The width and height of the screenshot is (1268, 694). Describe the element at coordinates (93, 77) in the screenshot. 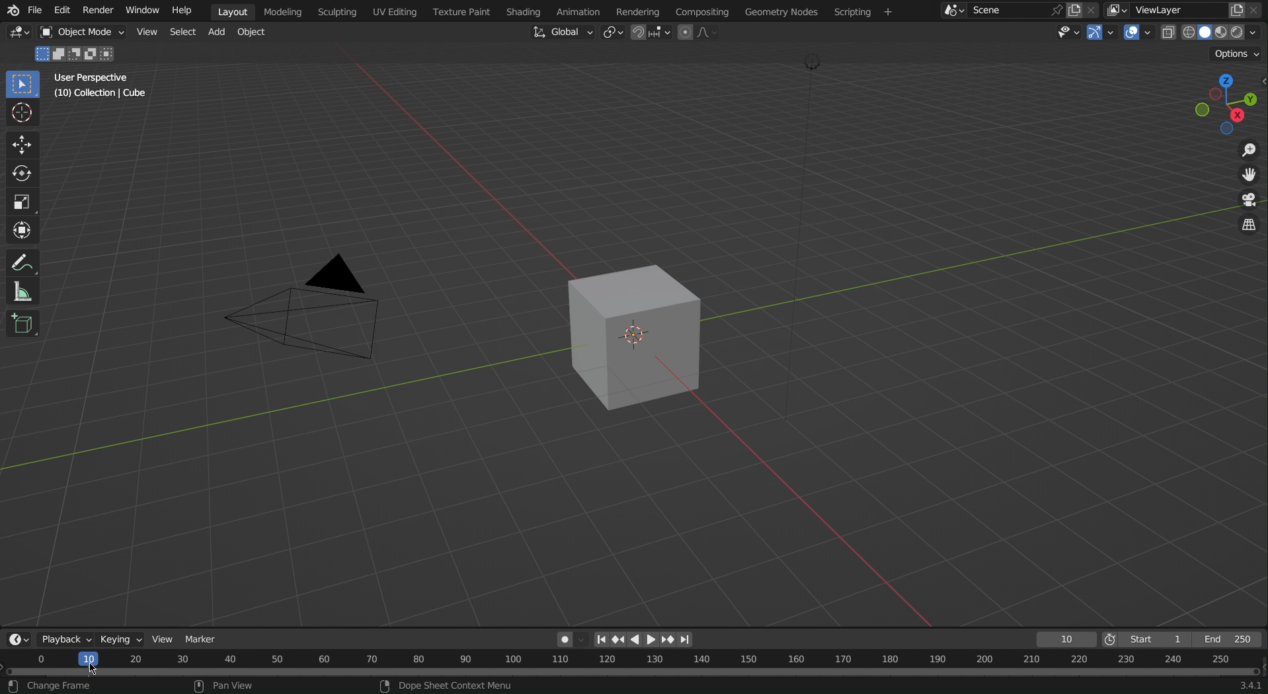

I see `User Perspective` at that location.